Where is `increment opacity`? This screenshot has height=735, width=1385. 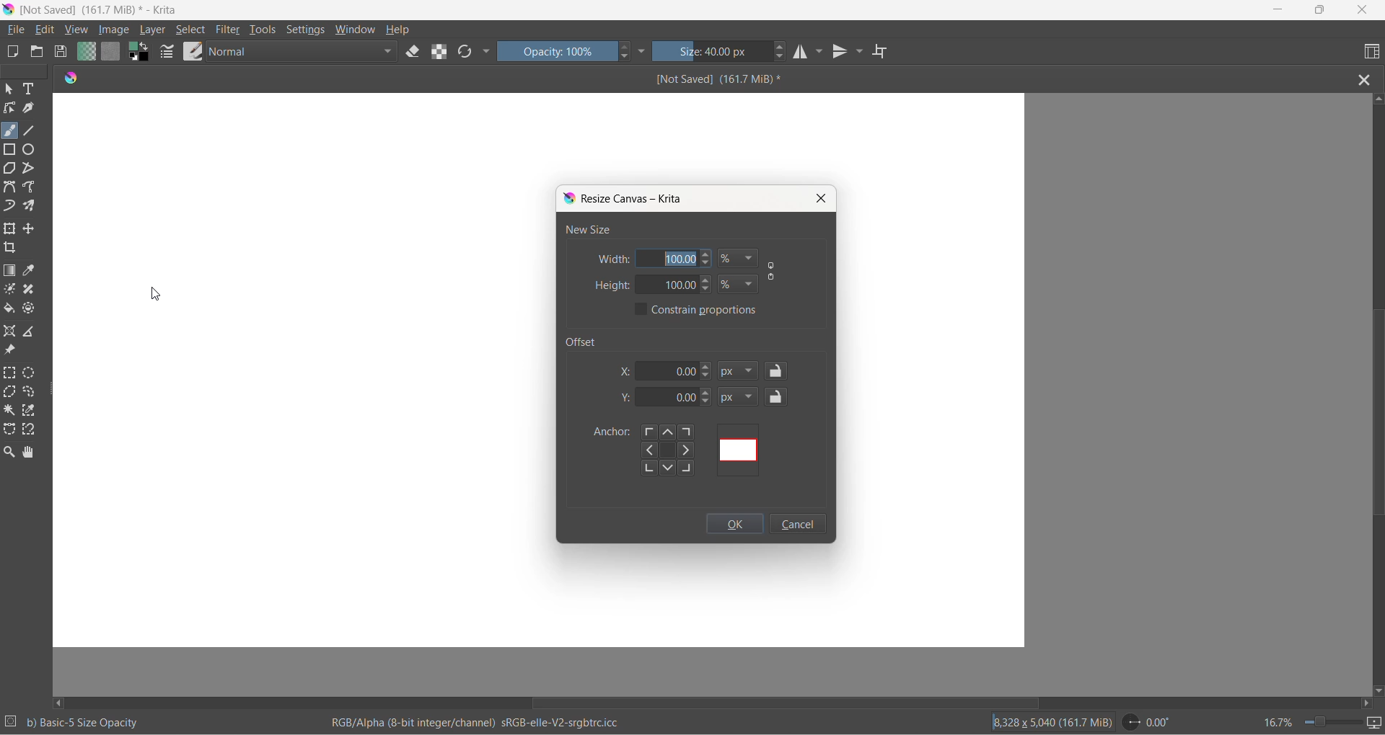 increment opacity is located at coordinates (625, 48).